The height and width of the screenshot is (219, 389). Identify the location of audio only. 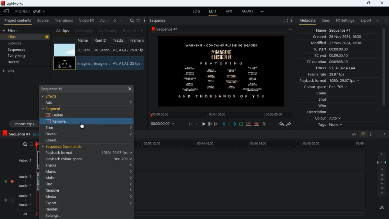
(109, 30).